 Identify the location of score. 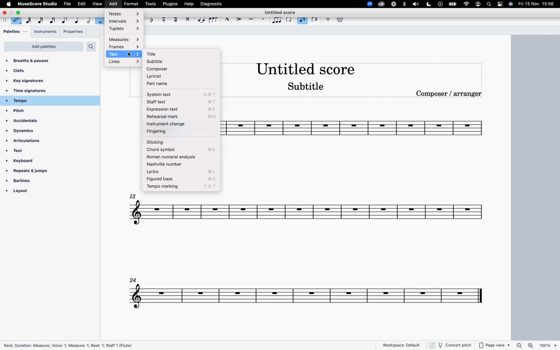
(308, 216).